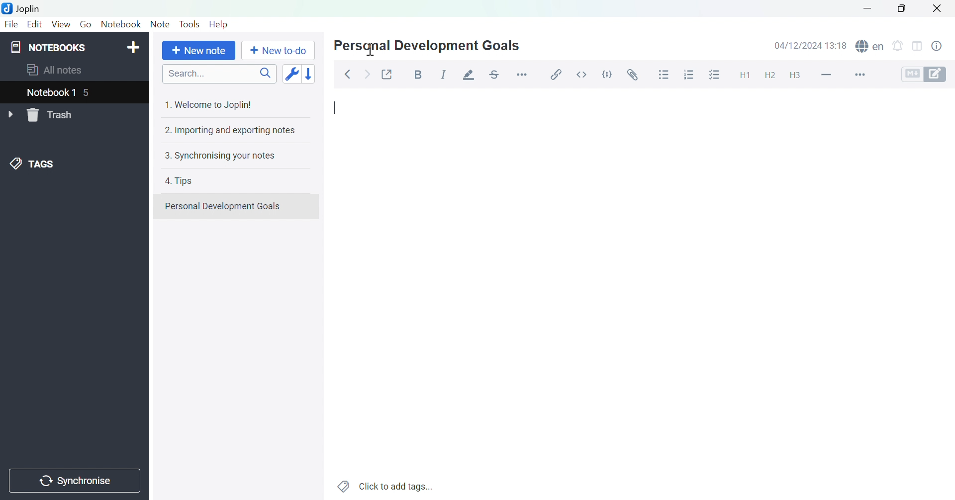 The image size is (955, 500). What do you see at coordinates (470, 75) in the screenshot?
I see `Highlight` at bounding box center [470, 75].